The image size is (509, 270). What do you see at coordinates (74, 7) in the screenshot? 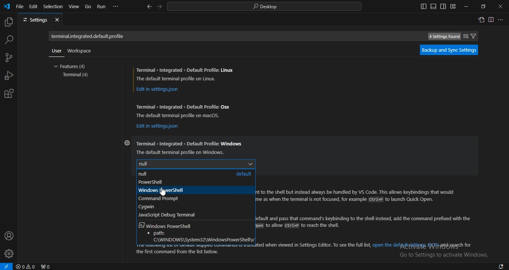
I see `view` at bounding box center [74, 7].